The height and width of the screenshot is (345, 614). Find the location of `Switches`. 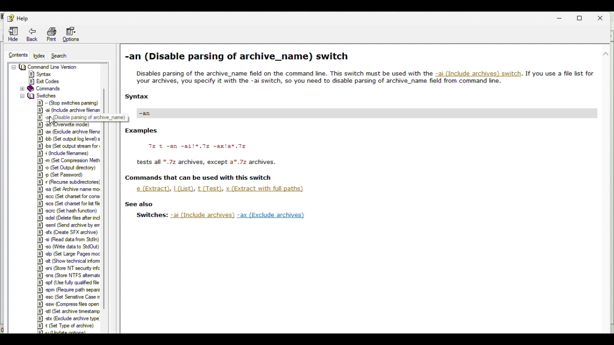

Switches is located at coordinates (152, 215).